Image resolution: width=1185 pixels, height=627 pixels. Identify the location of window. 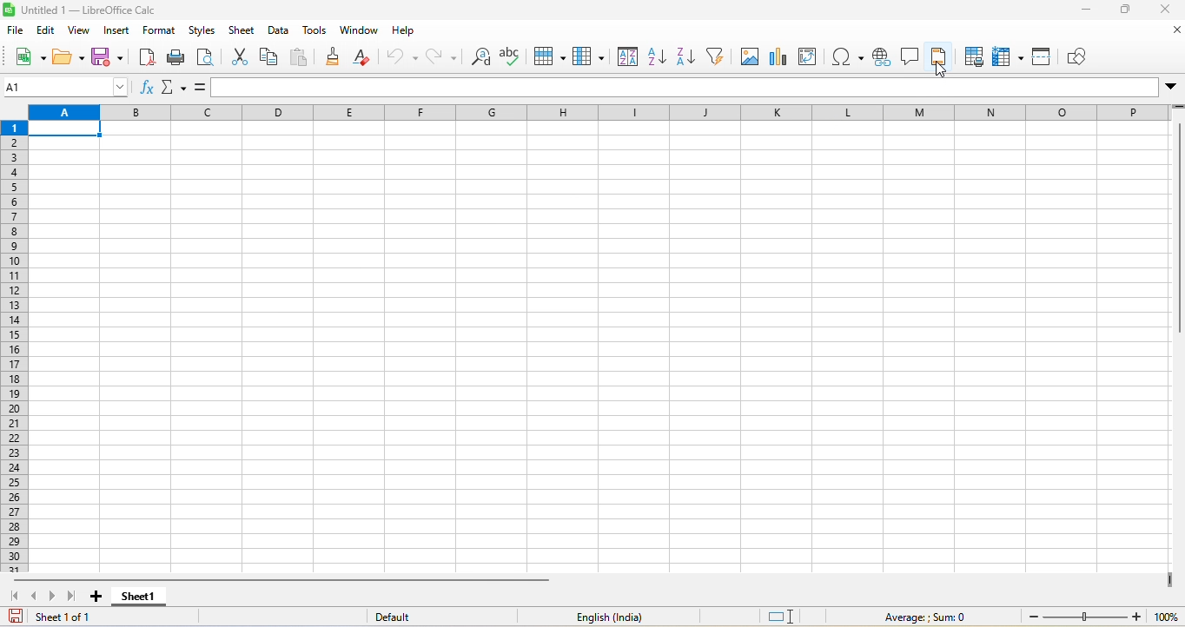
(356, 33).